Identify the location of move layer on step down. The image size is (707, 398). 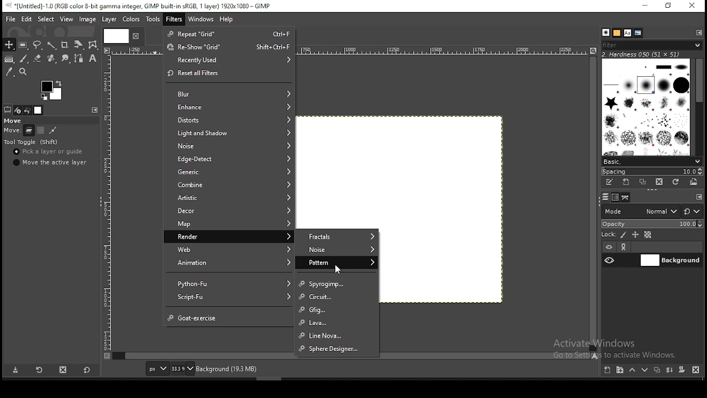
(647, 370).